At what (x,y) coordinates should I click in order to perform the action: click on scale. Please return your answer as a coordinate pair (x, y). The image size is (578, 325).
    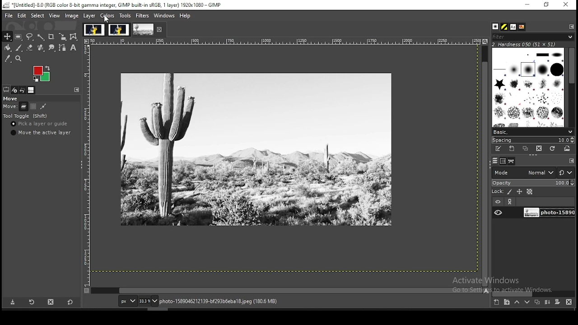
    Looking at the image, I should click on (85, 162).